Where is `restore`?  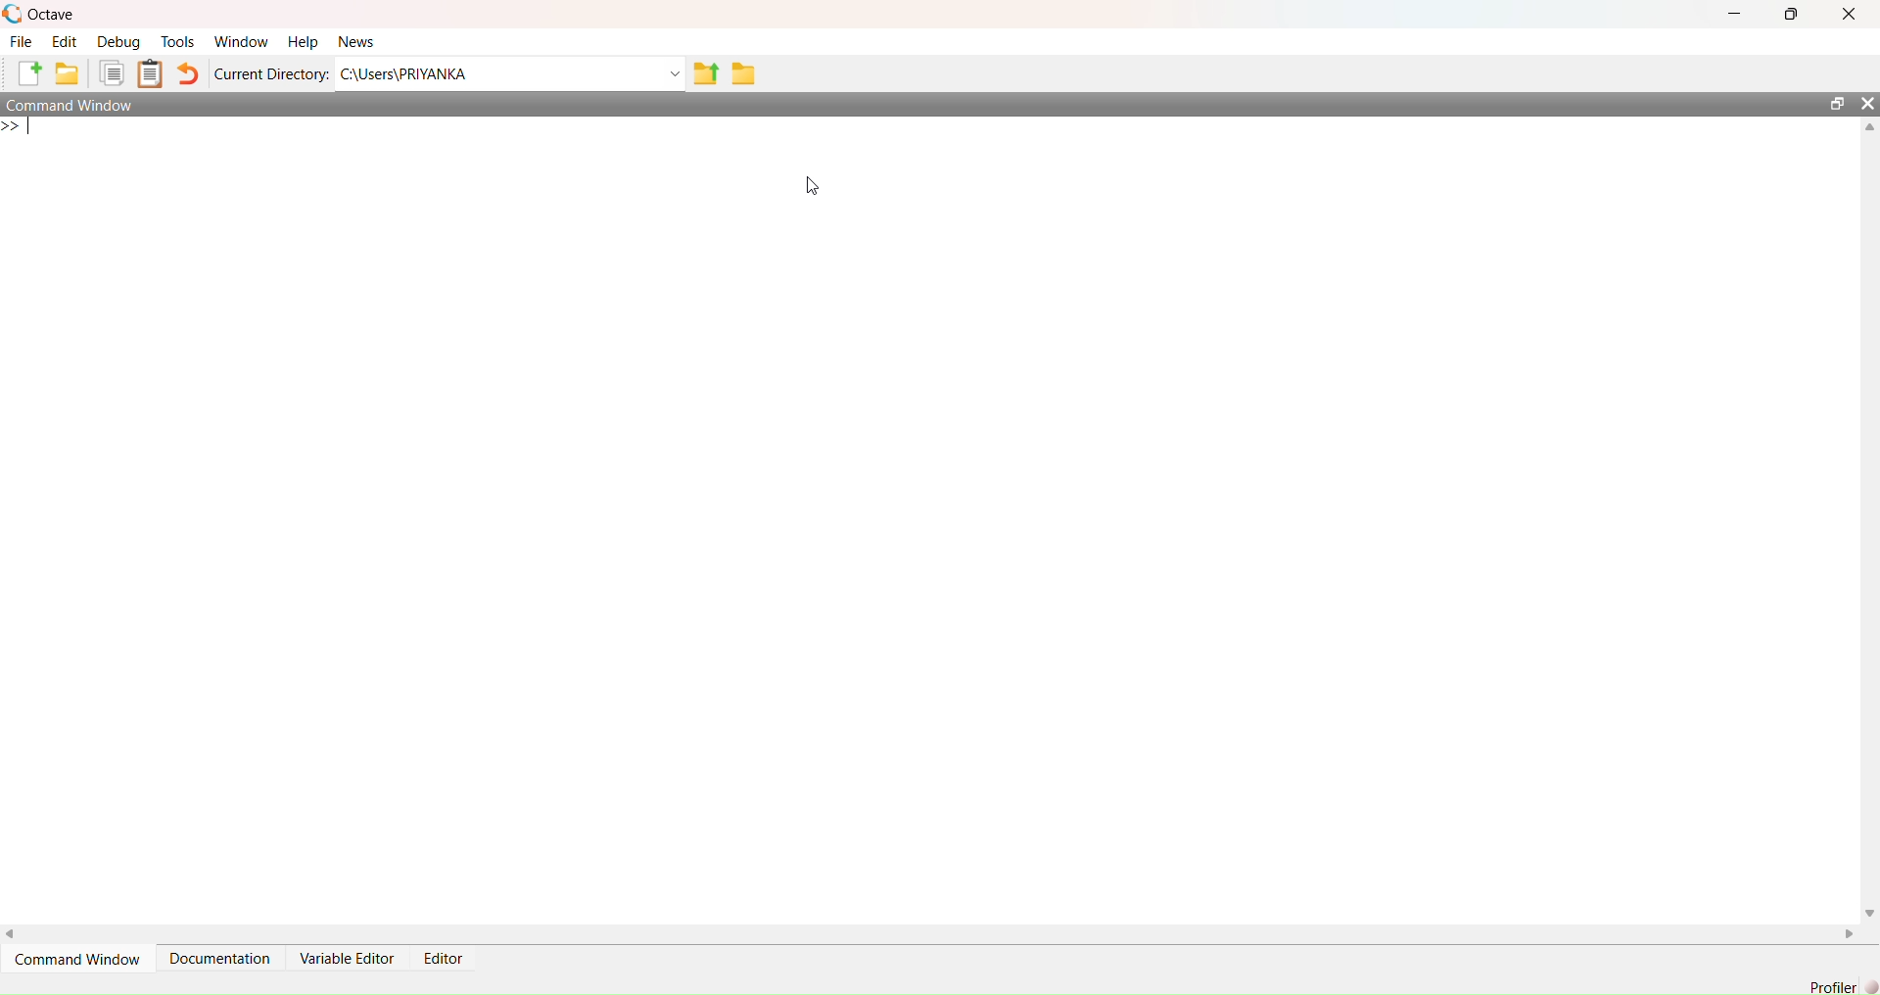
restore is located at coordinates (1791, 14).